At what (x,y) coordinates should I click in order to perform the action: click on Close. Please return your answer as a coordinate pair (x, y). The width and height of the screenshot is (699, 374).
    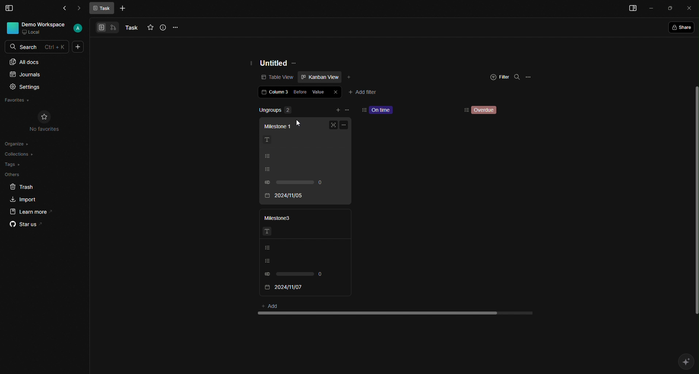
    Looking at the image, I should click on (335, 91).